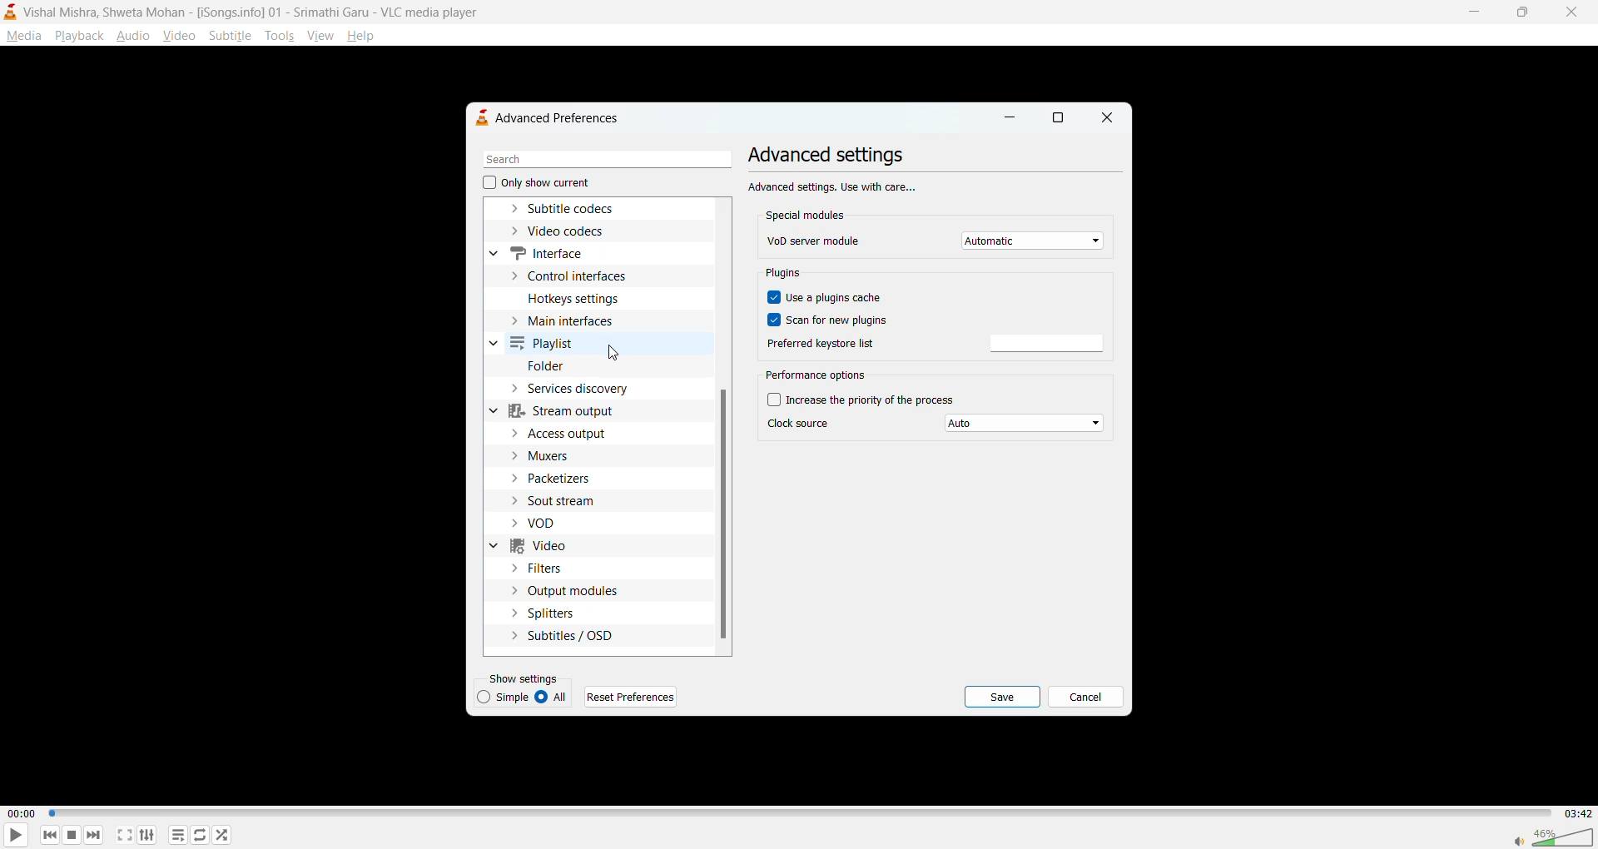  I want to click on Advanced settings, Use with care..., so click(834, 186).